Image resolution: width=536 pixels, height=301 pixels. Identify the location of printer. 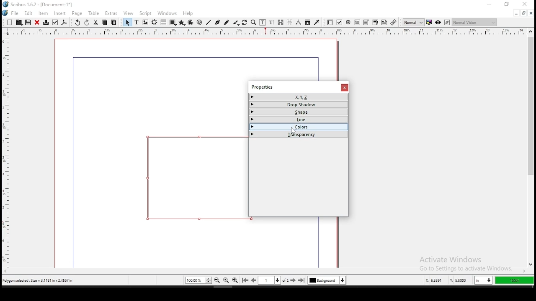
(46, 23).